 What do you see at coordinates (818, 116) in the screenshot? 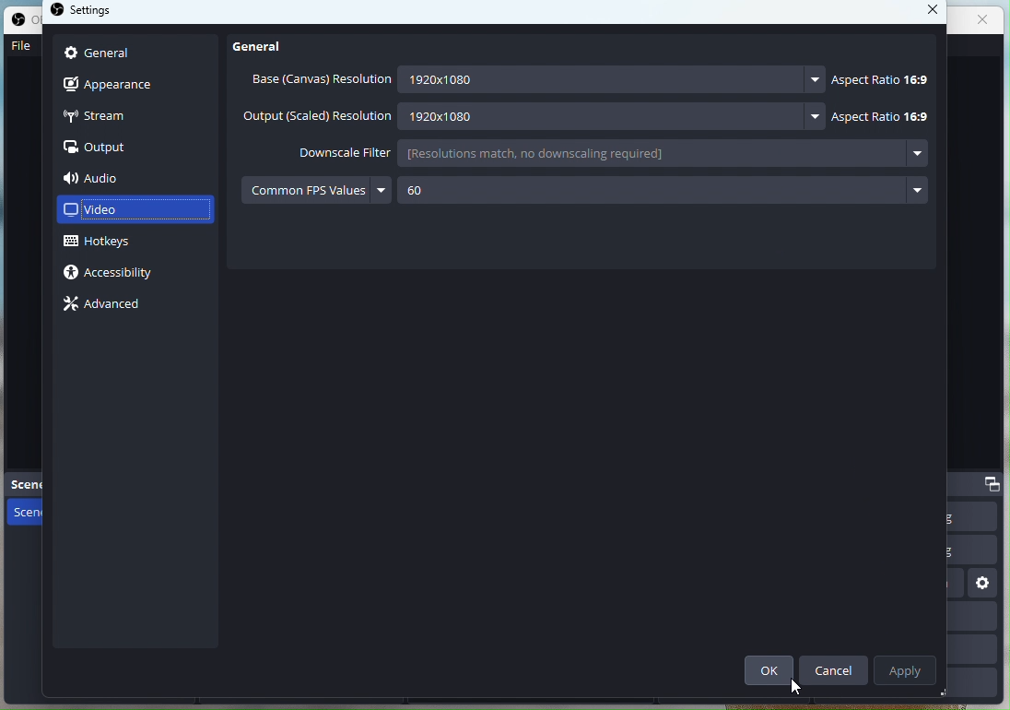
I see `more options` at bounding box center [818, 116].